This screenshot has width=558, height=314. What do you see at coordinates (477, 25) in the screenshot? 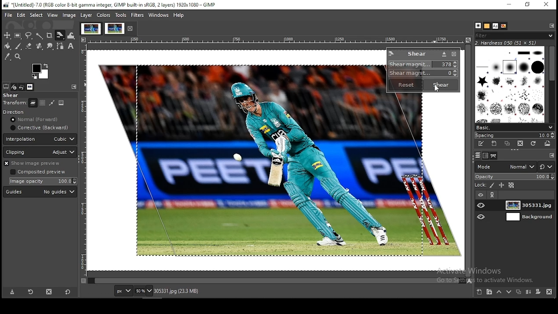
I see `patterns` at bounding box center [477, 25].